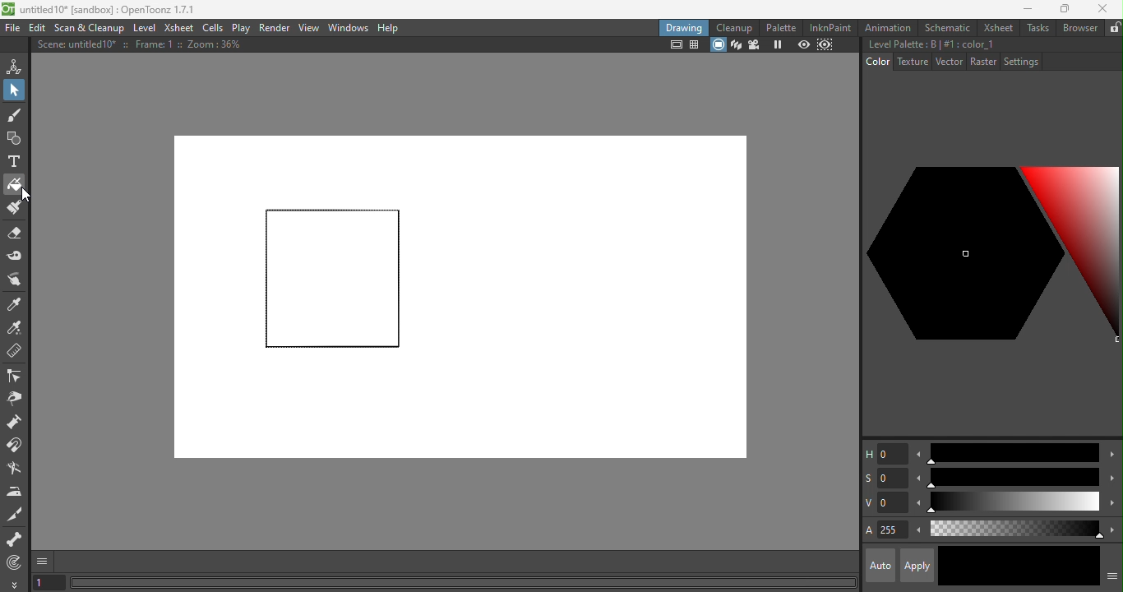 The width and height of the screenshot is (1123, 592). Describe the element at coordinates (1111, 456) in the screenshot. I see `Increase` at that location.